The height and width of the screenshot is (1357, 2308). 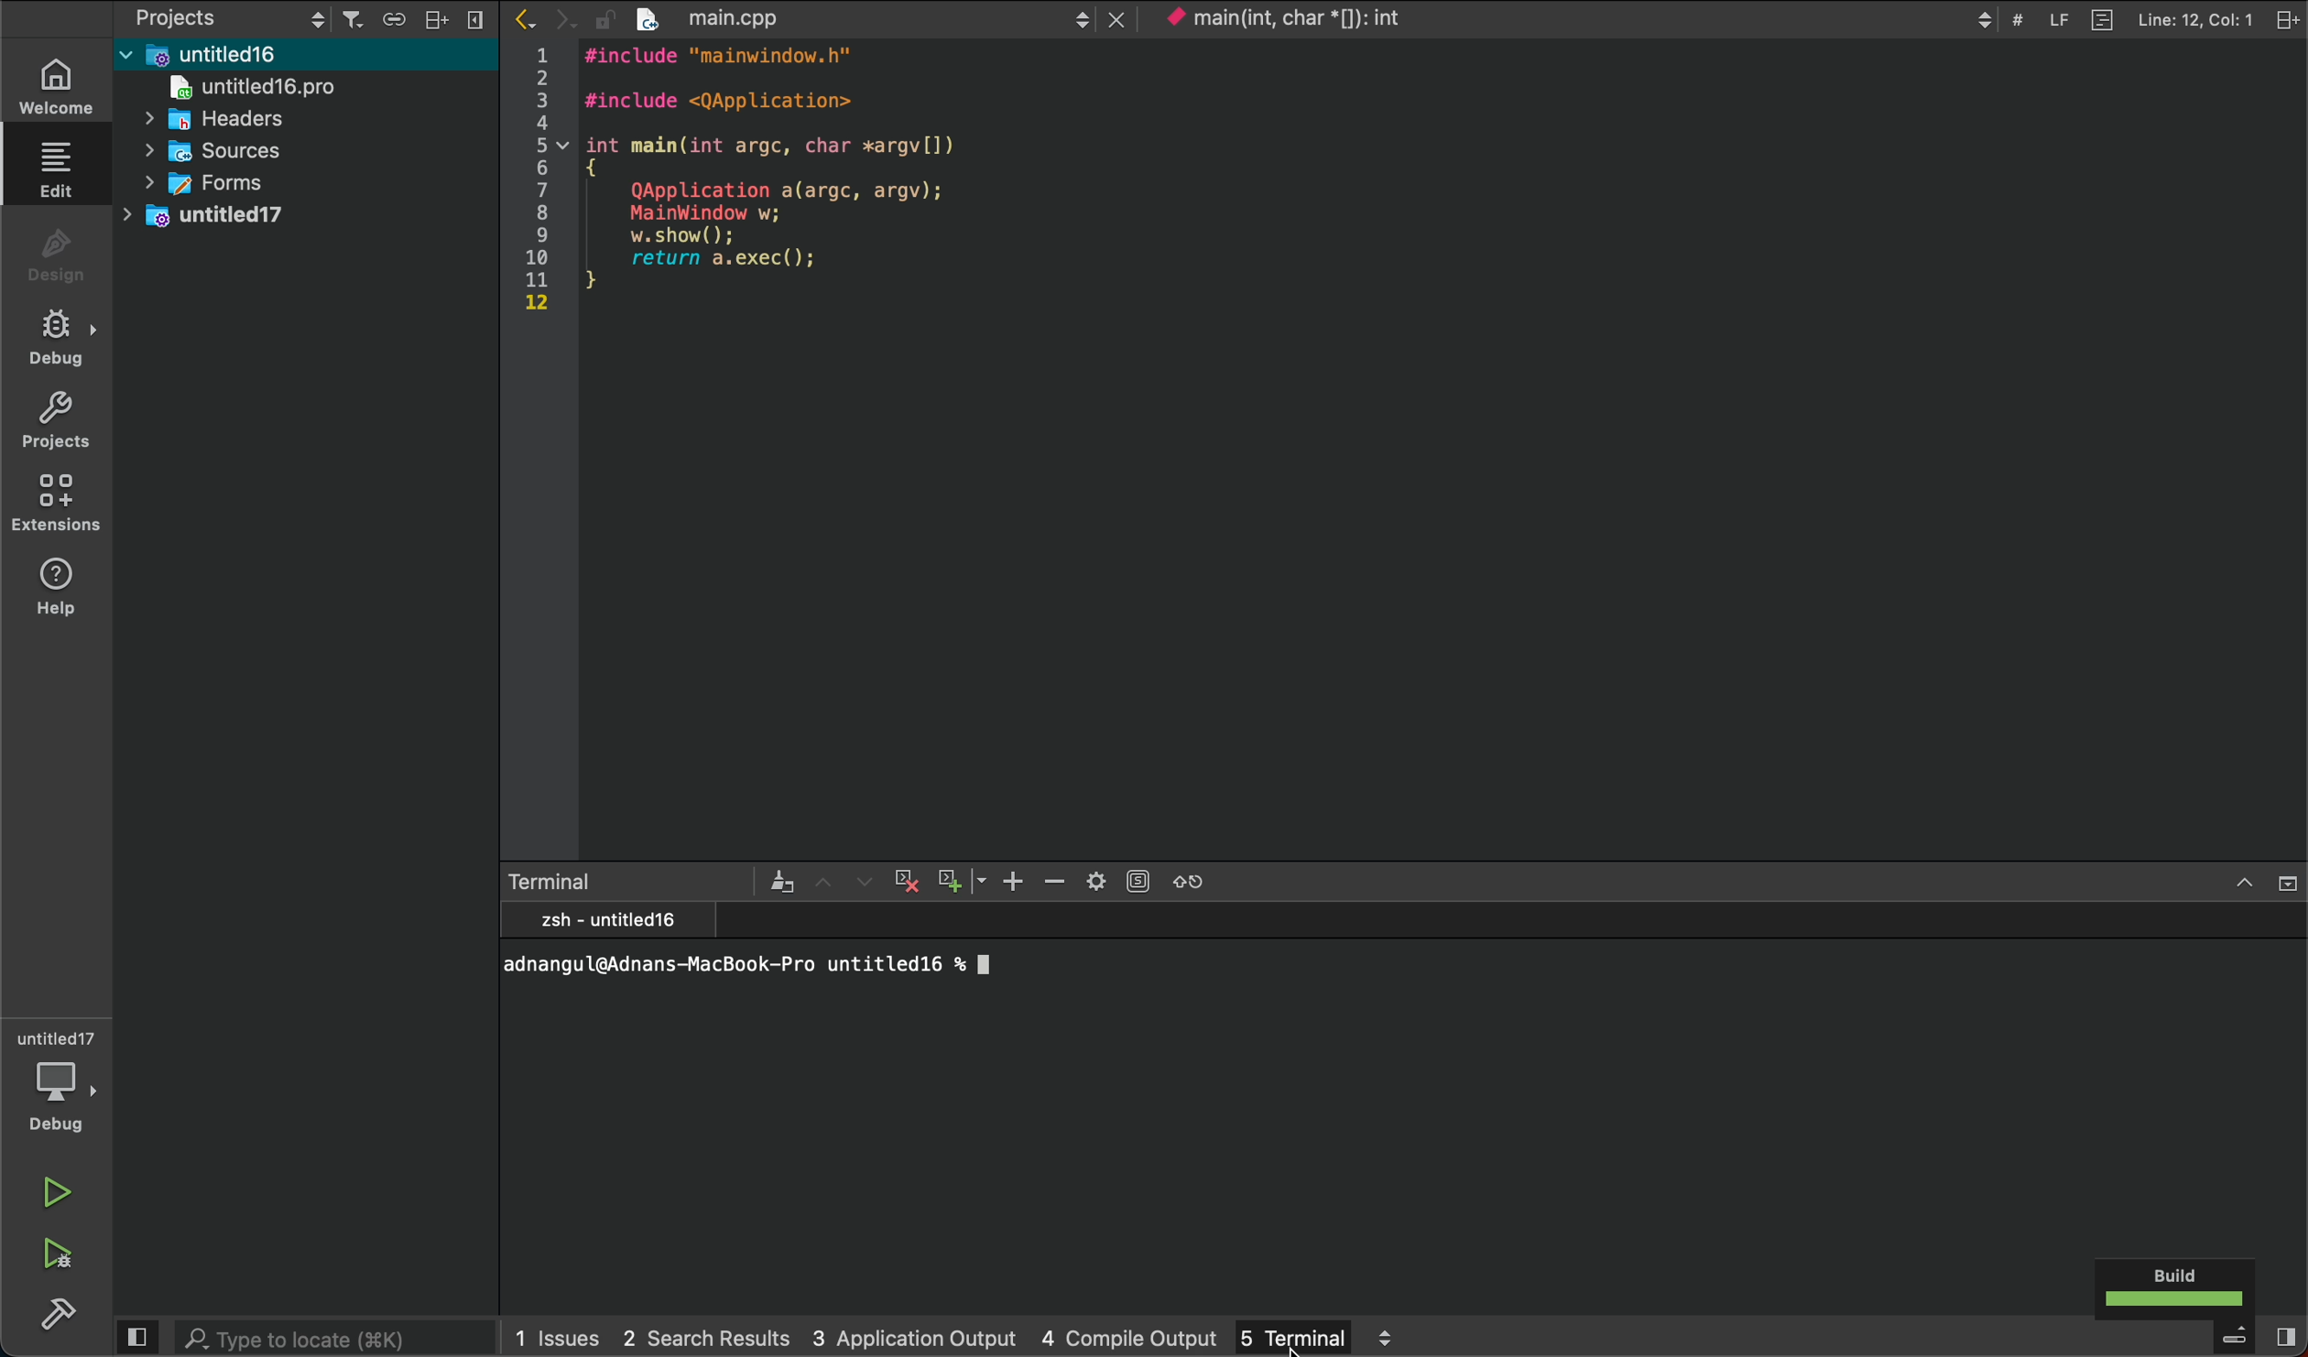 I want to click on side panel, so click(x=136, y=1338).